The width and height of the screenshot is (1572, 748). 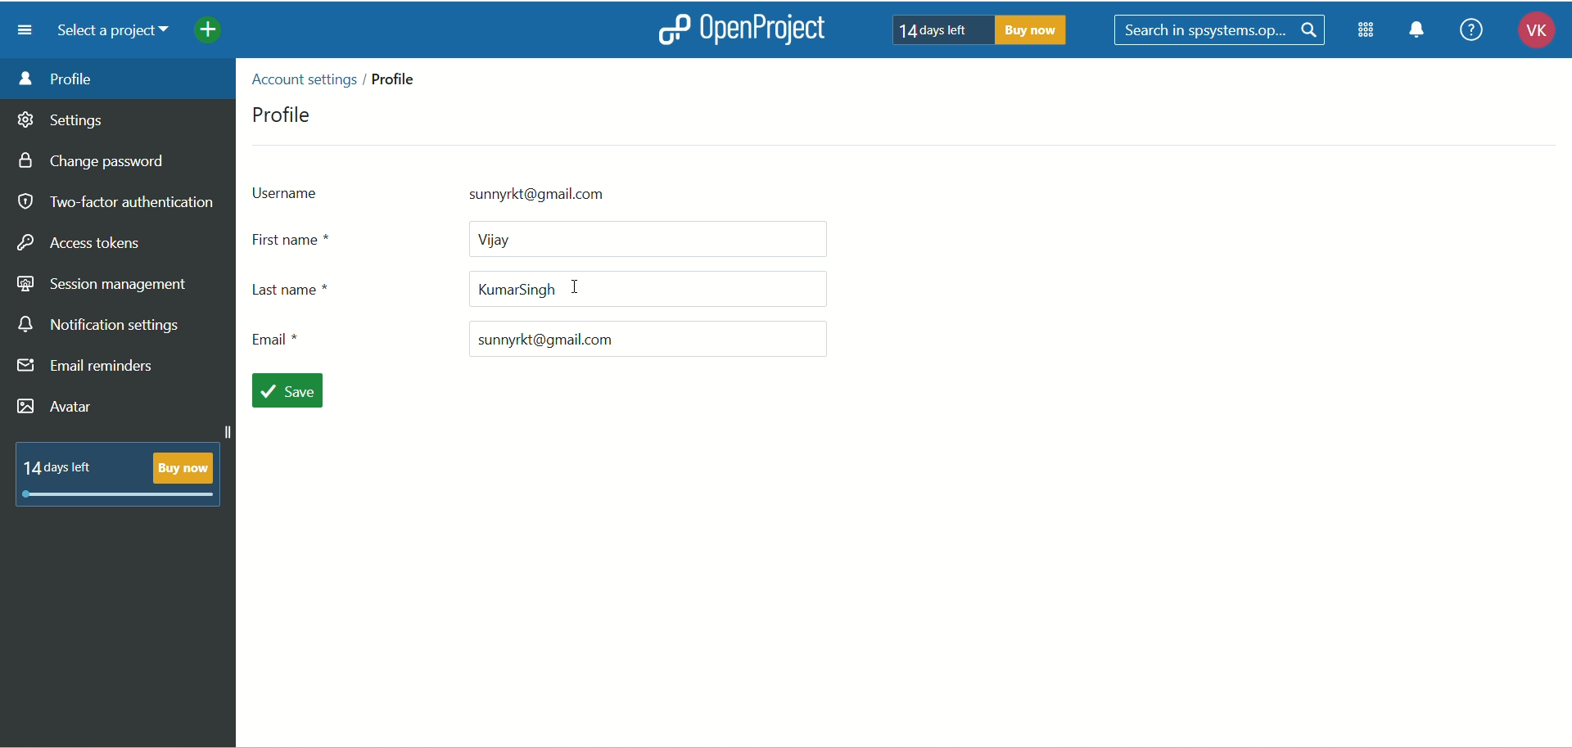 I want to click on access tokens, so click(x=82, y=241).